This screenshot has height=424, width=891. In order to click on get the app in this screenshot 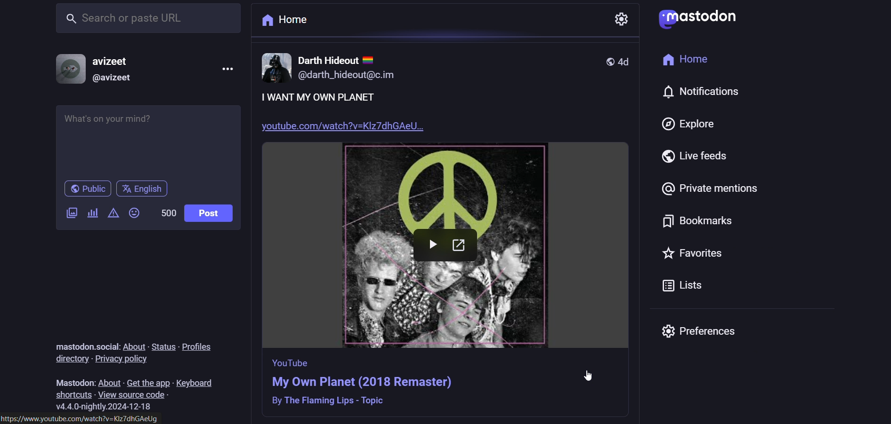, I will do `click(147, 379)`.